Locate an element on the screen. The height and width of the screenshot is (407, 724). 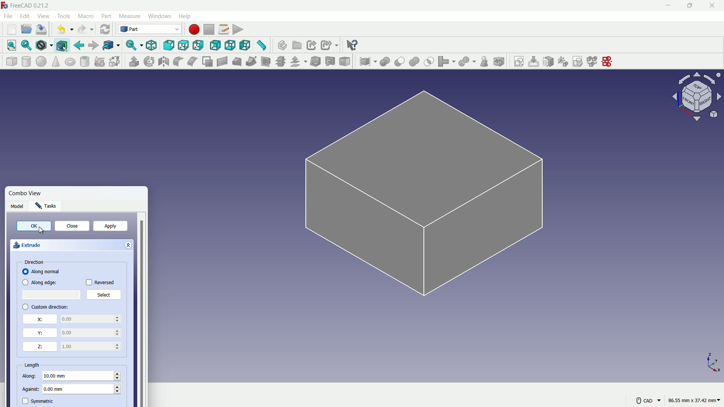
direction properties is located at coordinates (38, 263).